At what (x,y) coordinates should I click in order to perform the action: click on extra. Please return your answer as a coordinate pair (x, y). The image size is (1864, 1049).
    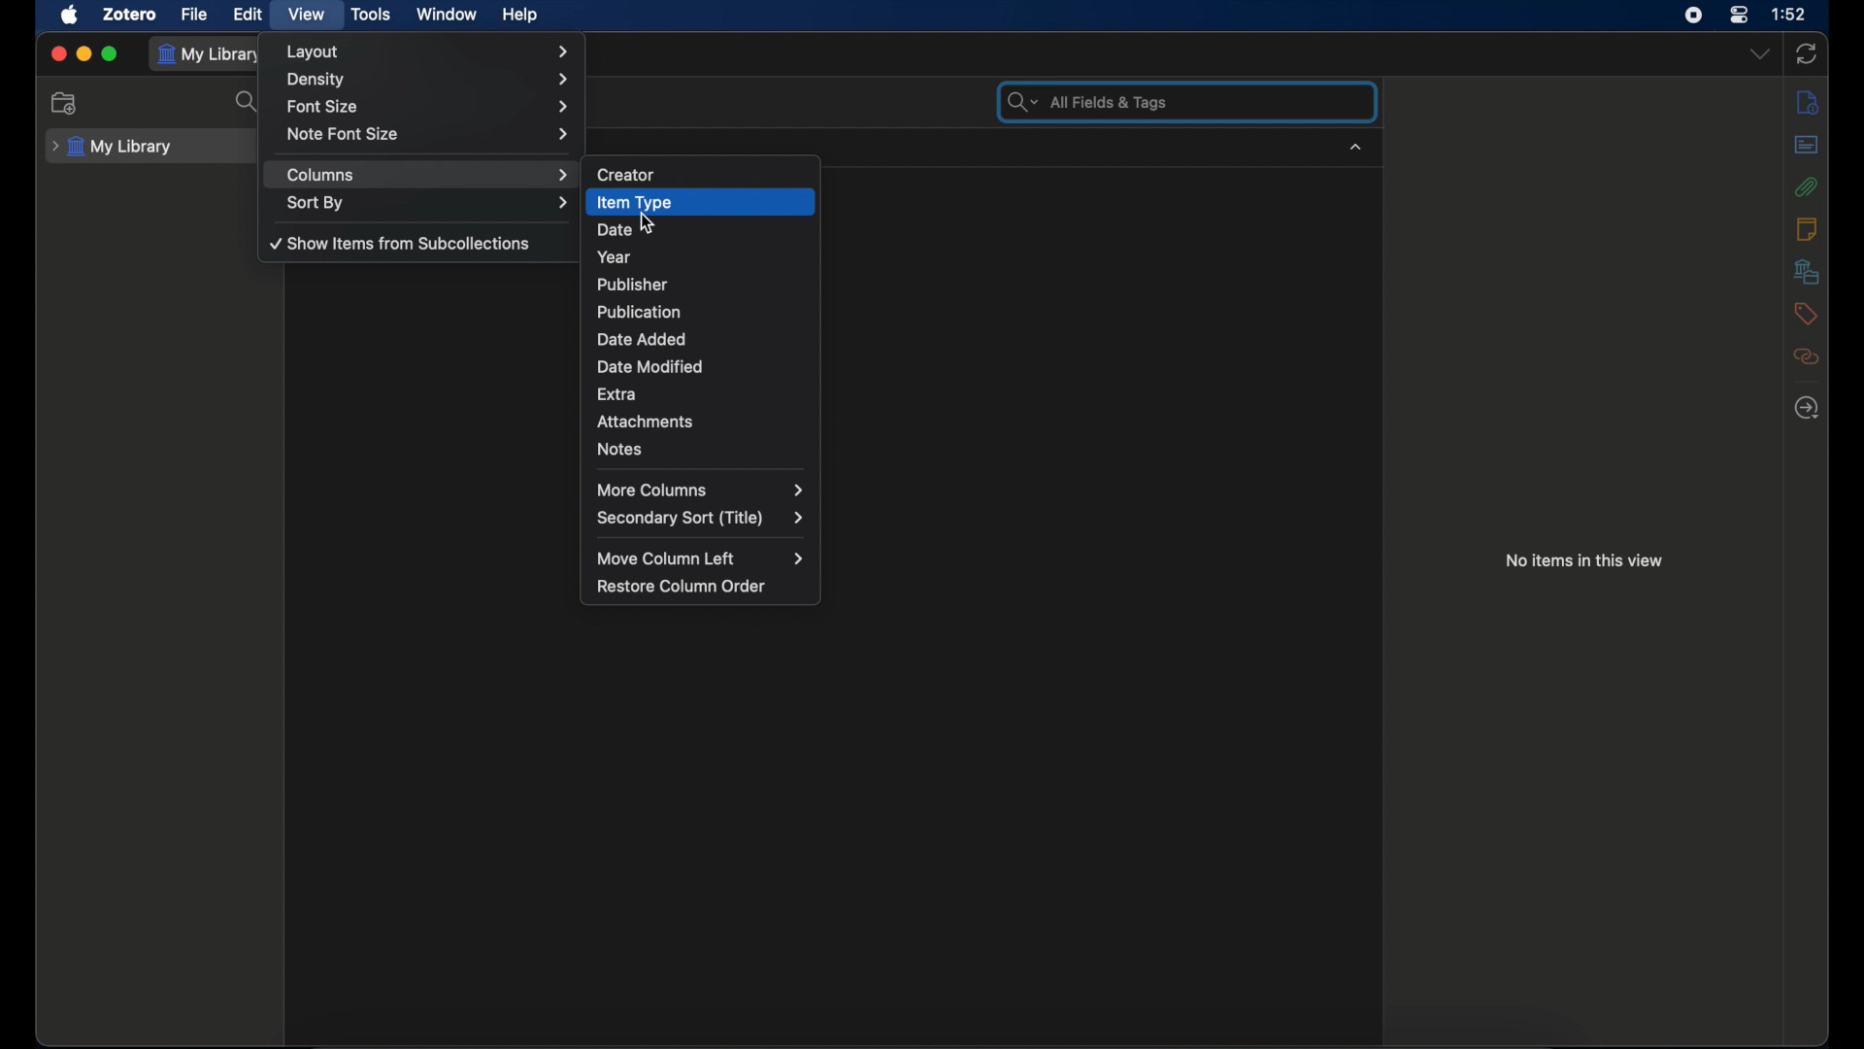
    Looking at the image, I should click on (618, 392).